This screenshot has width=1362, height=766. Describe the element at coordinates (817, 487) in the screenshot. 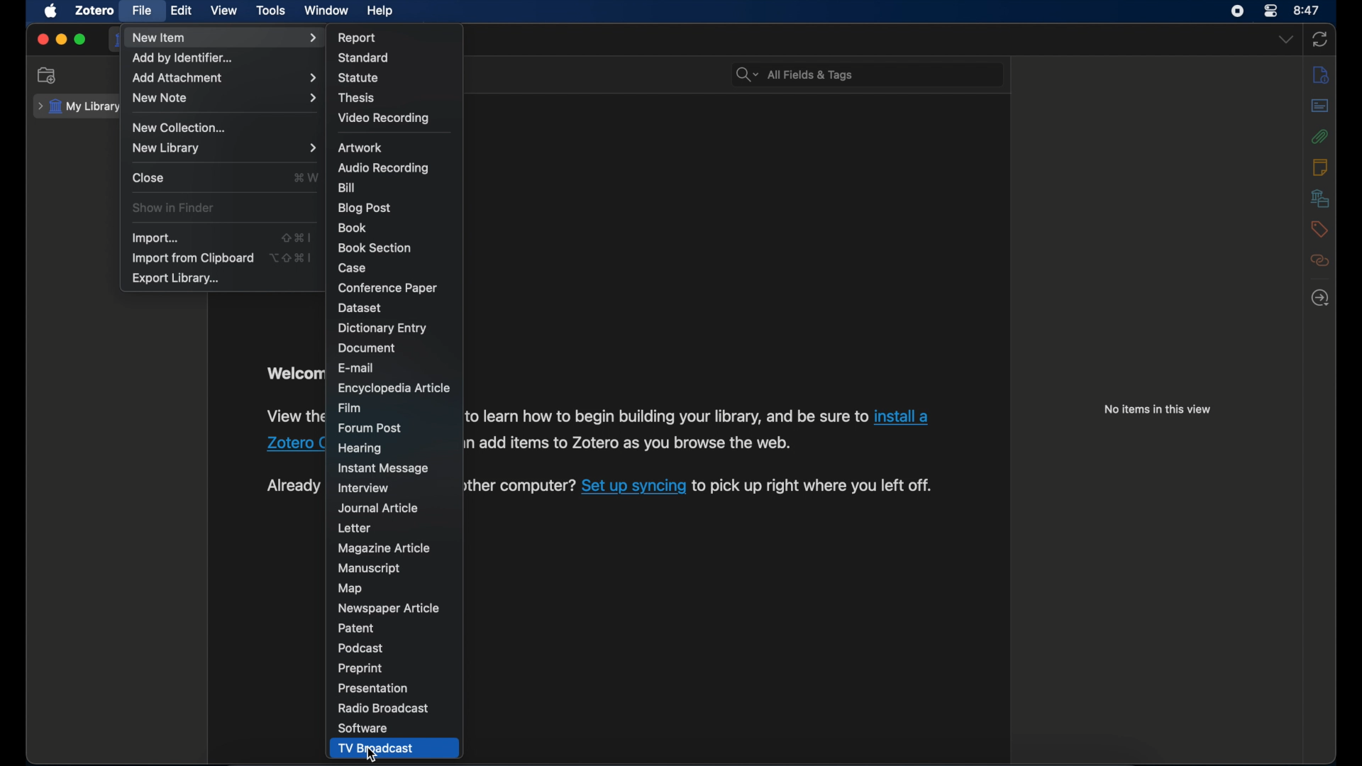

I see `software information` at that location.